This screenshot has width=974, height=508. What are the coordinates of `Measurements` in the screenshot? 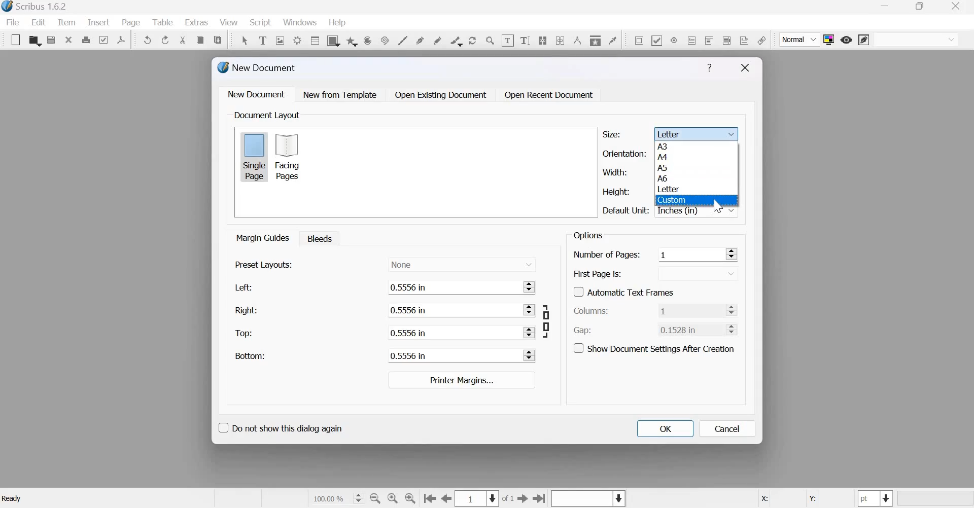 It's located at (576, 40).